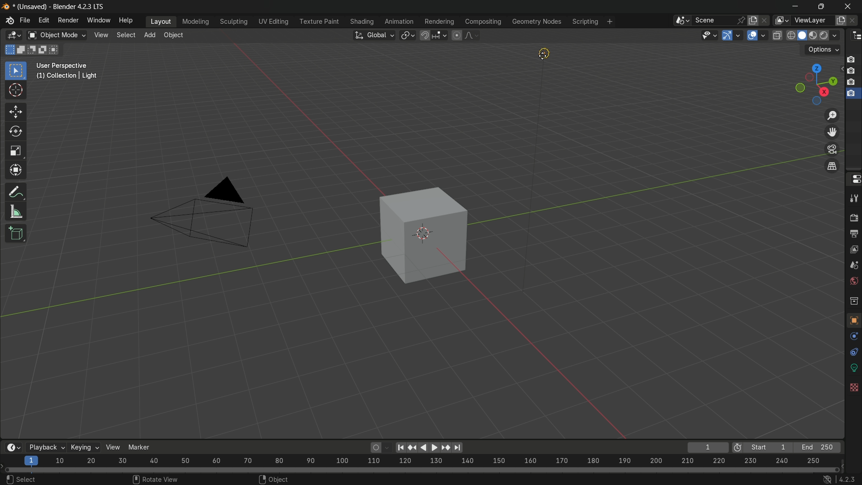  Describe the element at coordinates (413, 447) in the screenshot. I see `jump to keyframe` at that location.